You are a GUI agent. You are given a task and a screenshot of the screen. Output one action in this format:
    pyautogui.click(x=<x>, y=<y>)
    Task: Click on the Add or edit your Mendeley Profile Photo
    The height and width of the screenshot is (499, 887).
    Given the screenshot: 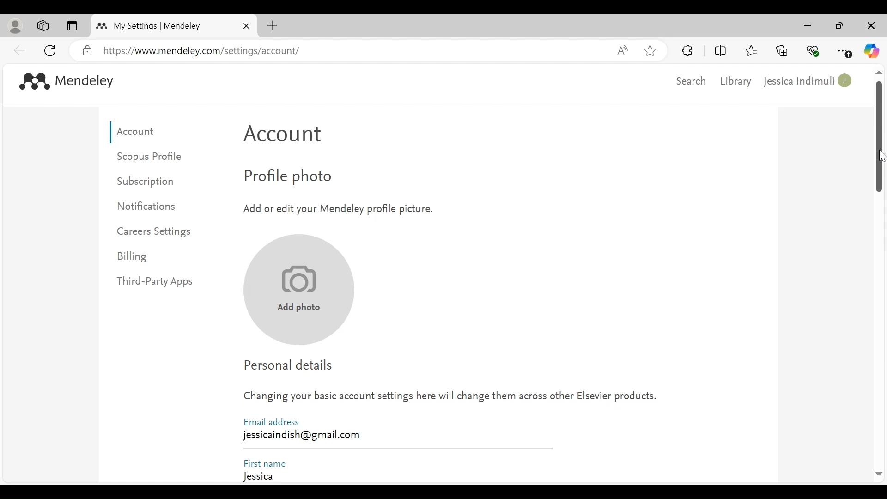 What is the action you would take?
    pyautogui.click(x=337, y=208)
    